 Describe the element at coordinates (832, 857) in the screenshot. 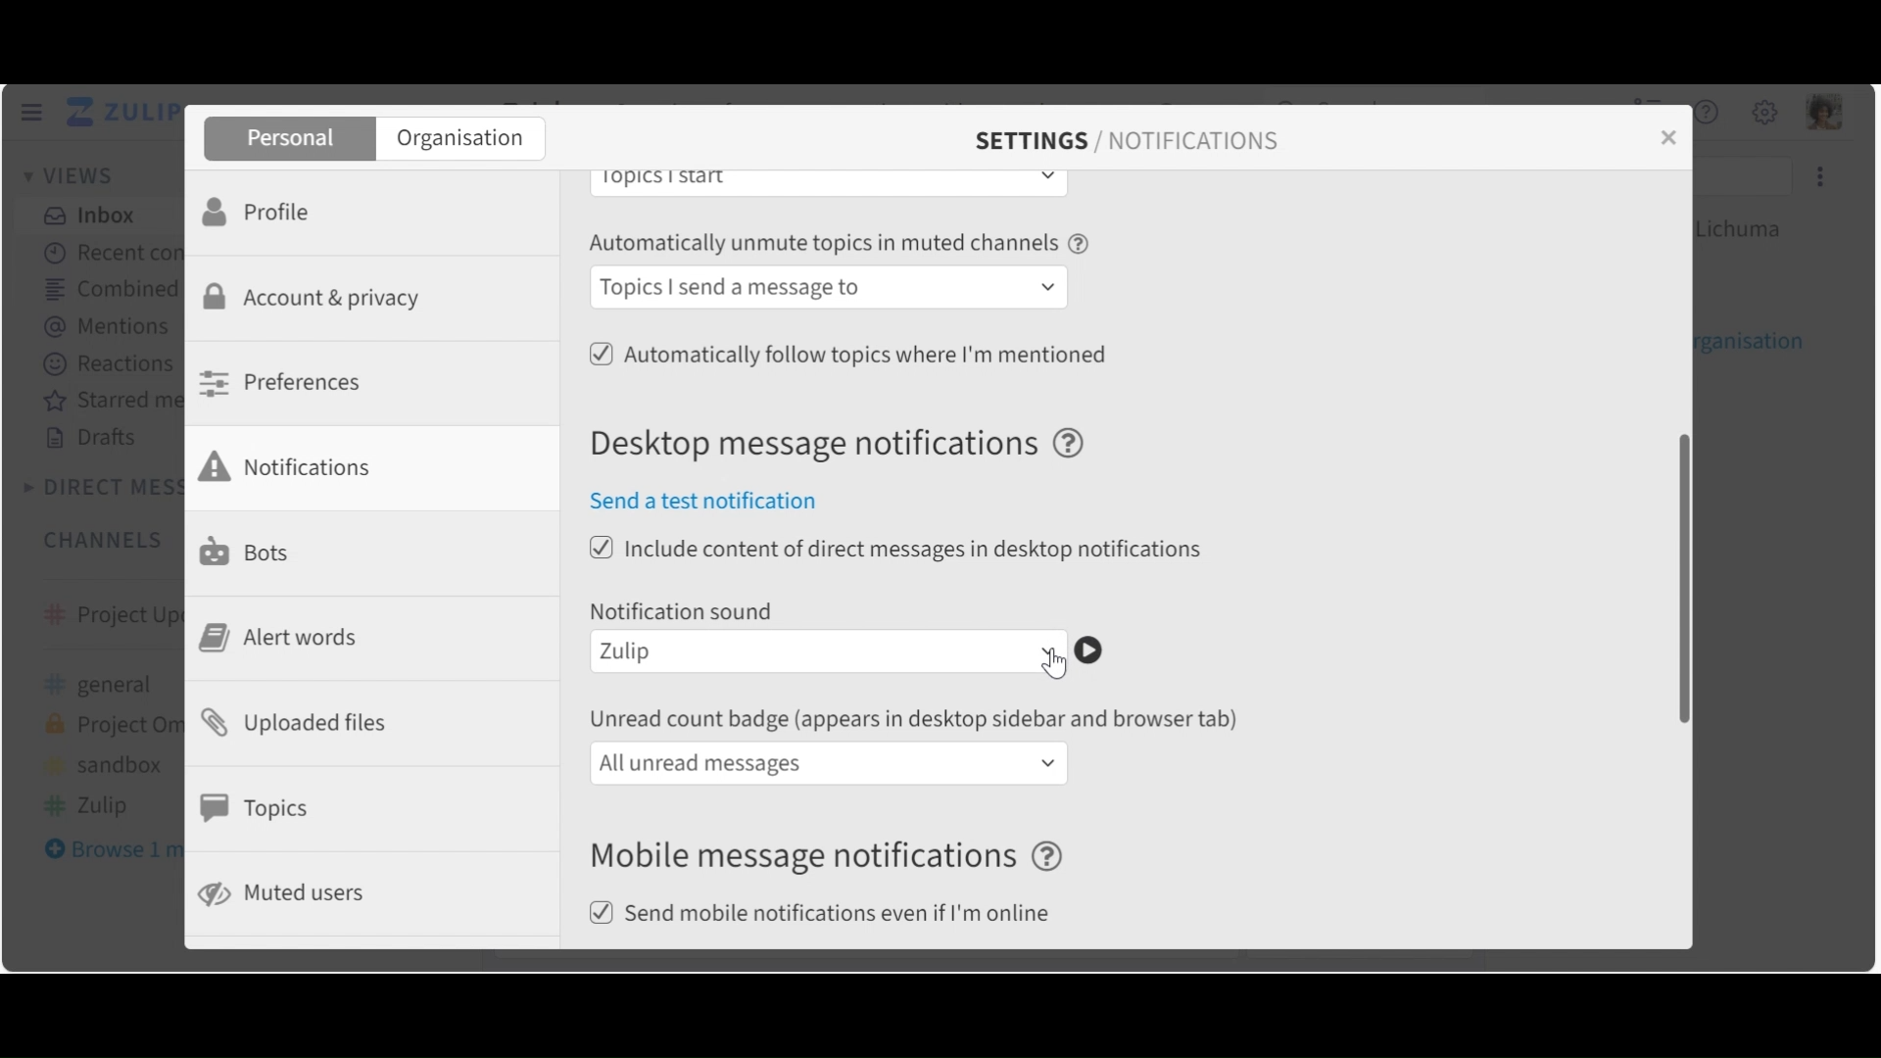

I see `Mobile message notifications` at that location.